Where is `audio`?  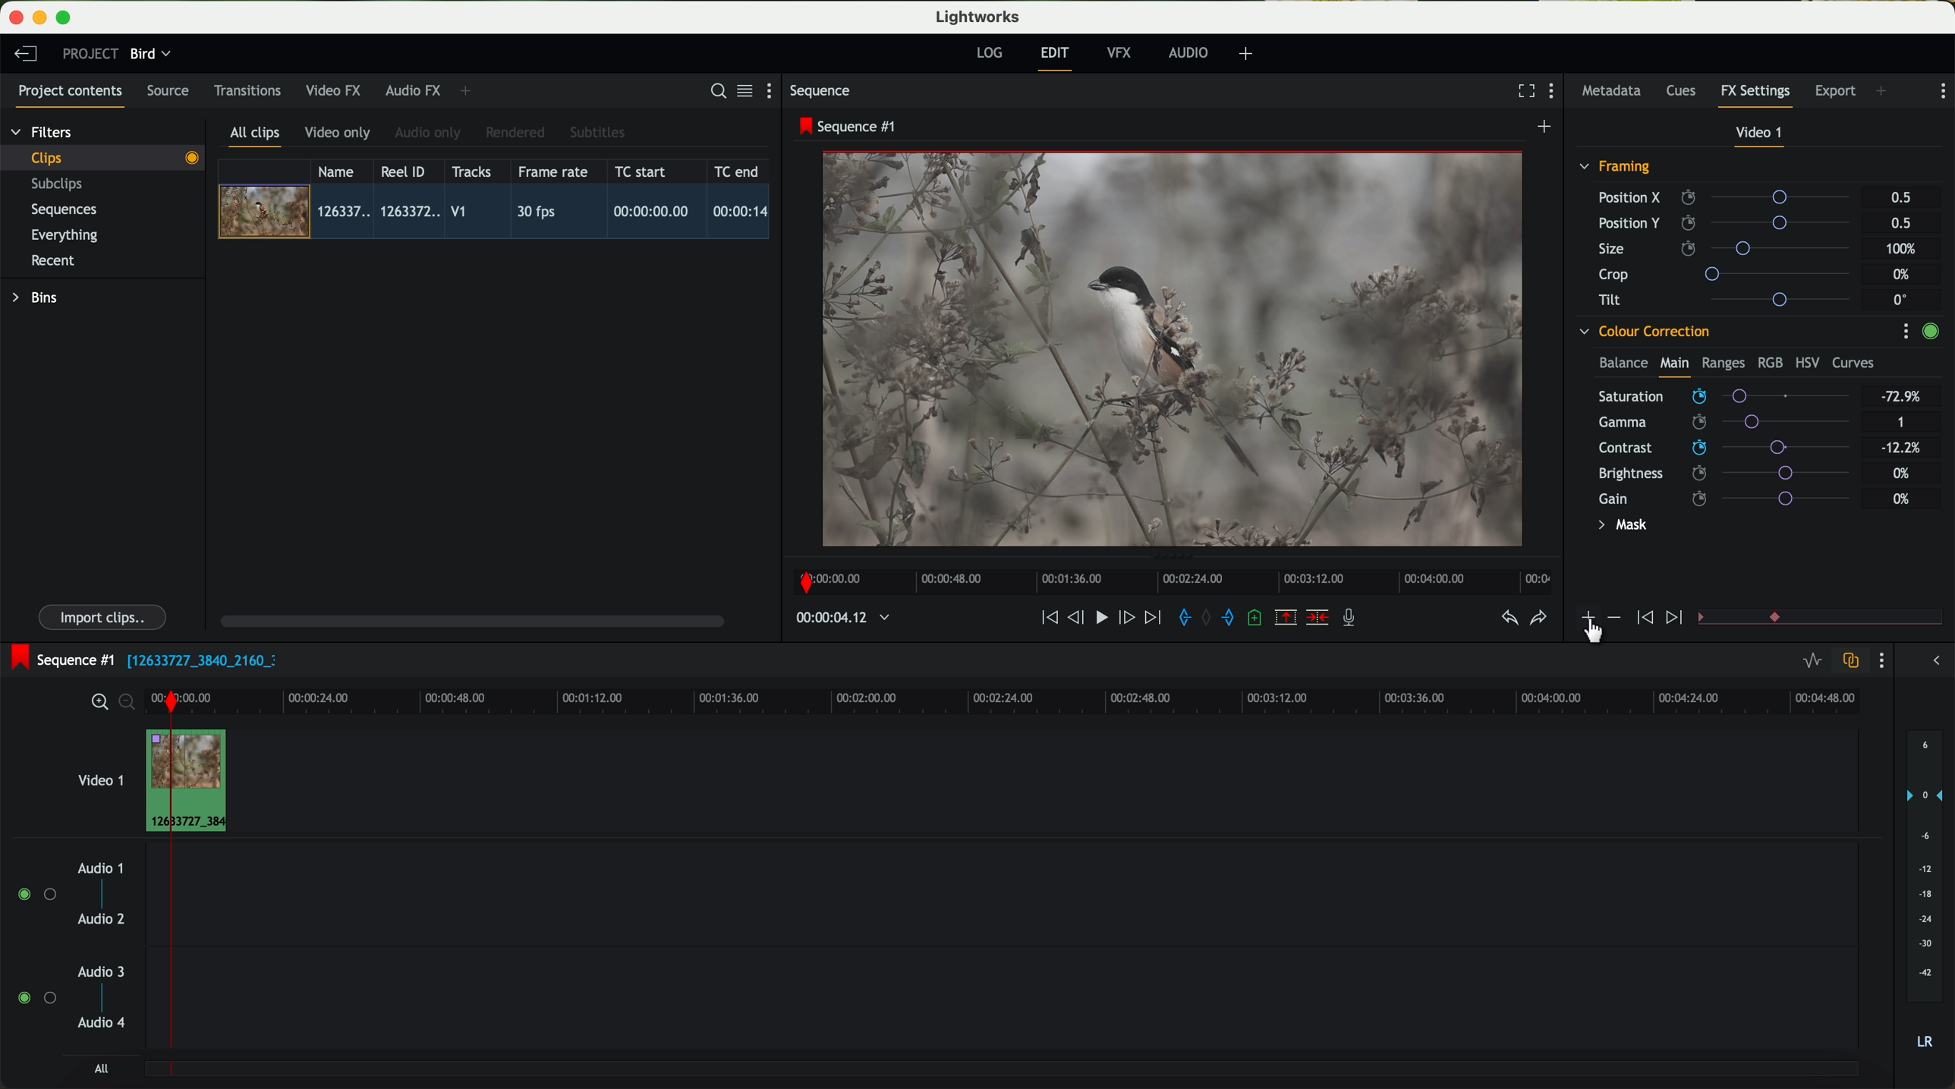 audio is located at coordinates (1188, 52).